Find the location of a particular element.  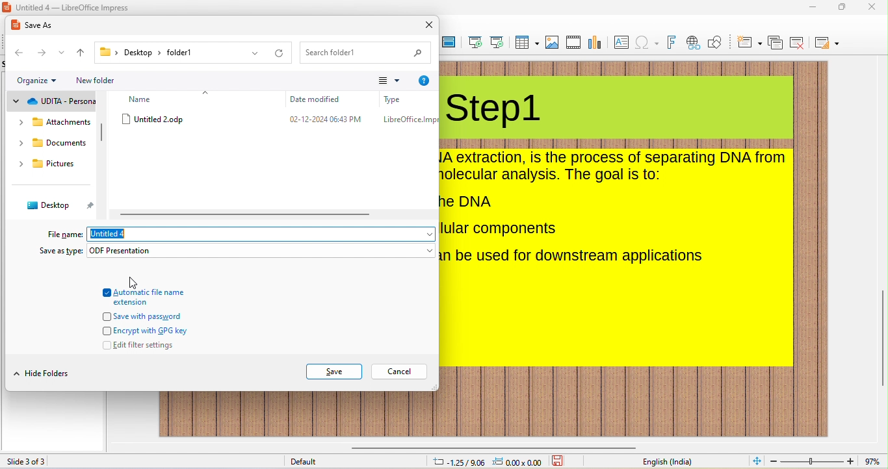

97% is located at coordinates (872, 461).